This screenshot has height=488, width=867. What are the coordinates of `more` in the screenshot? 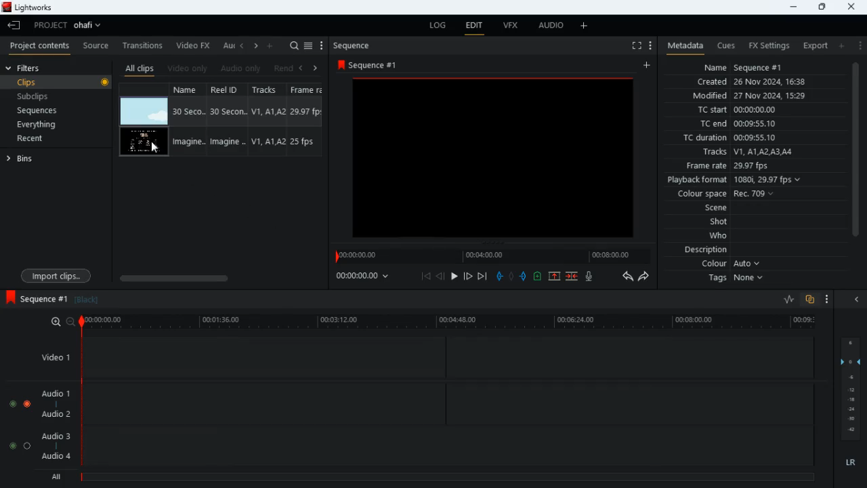 It's located at (586, 25).